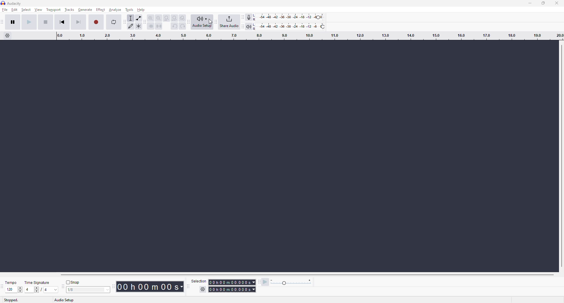 Image resolution: width=564 pixels, height=303 pixels. What do you see at coordinates (158, 18) in the screenshot?
I see `zoom out` at bounding box center [158, 18].